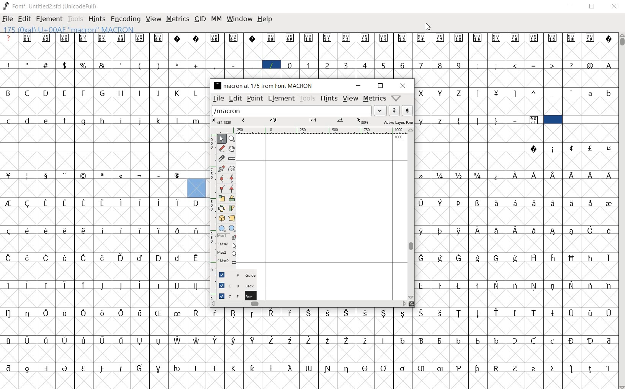 The image size is (625, 389). I want to click on Symbol, so click(421, 202).